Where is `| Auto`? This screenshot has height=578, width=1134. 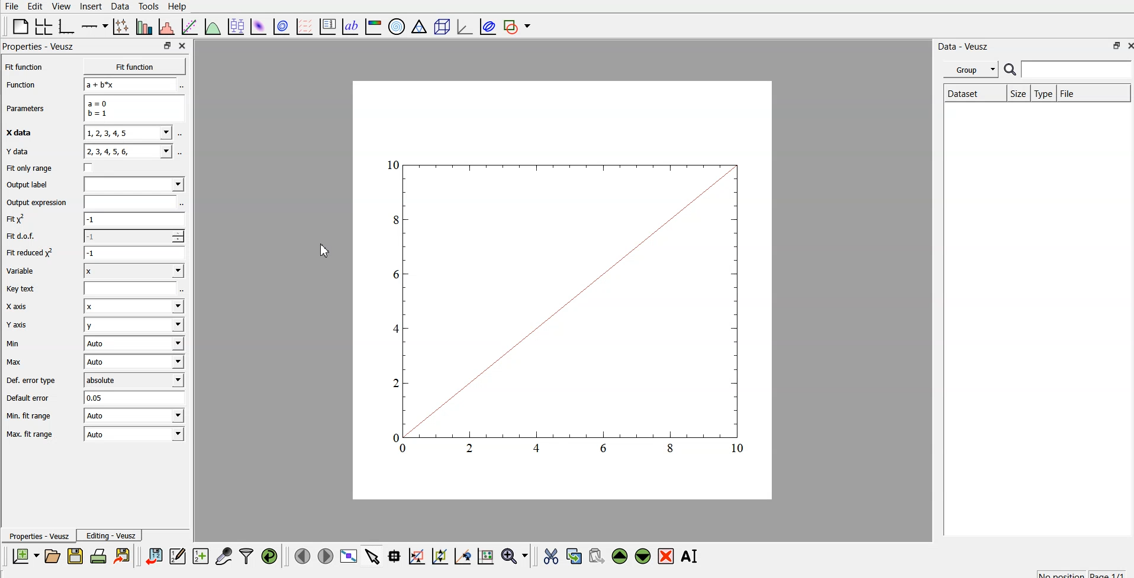
| Auto is located at coordinates (134, 415).